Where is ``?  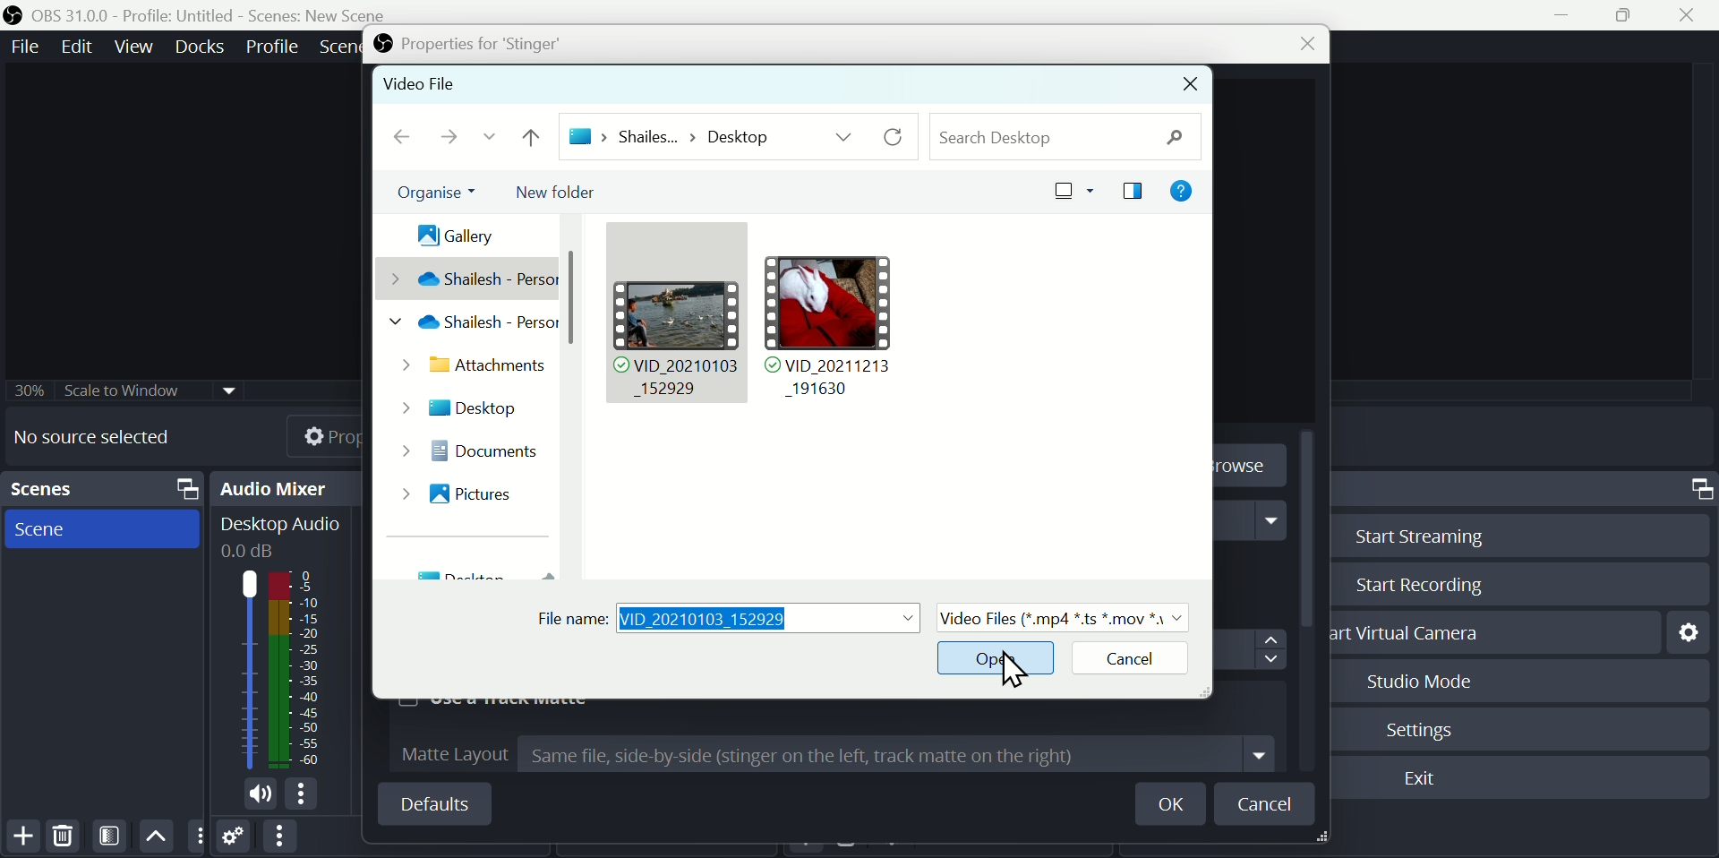
 is located at coordinates (202, 46).